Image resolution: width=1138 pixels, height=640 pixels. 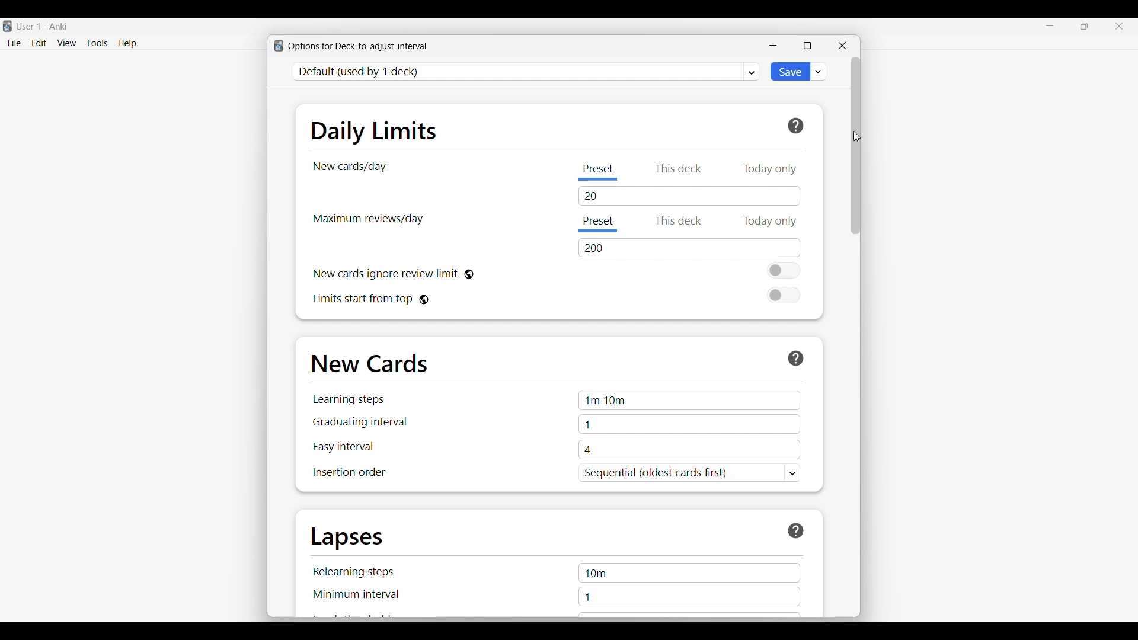 What do you see at coordinates (7, 26) in the screenshot?
I see `Software logo` at bounding box center [7, 26].